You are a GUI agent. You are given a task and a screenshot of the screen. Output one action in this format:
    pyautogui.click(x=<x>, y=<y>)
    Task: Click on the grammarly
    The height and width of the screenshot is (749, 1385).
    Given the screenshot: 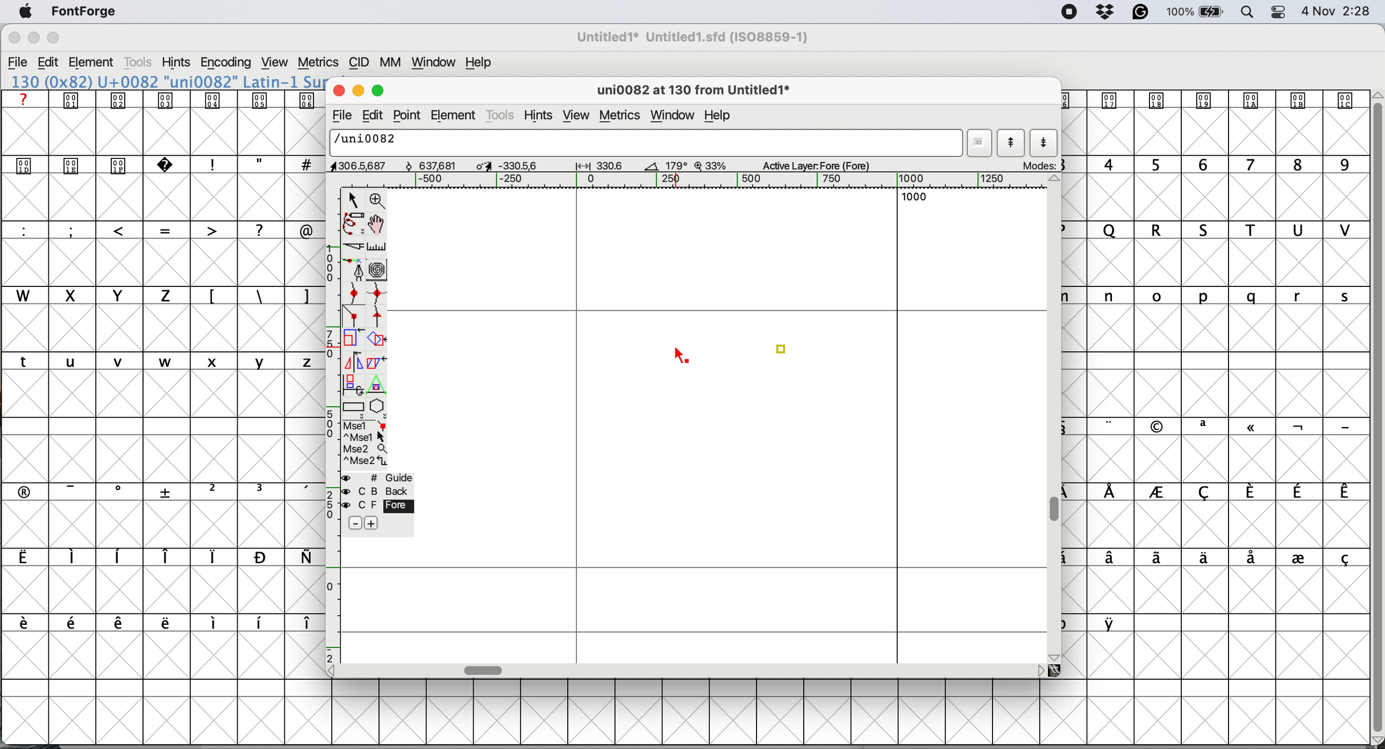 What is the action you would take?
    pyautogui.click(x=1142, y=13)
    